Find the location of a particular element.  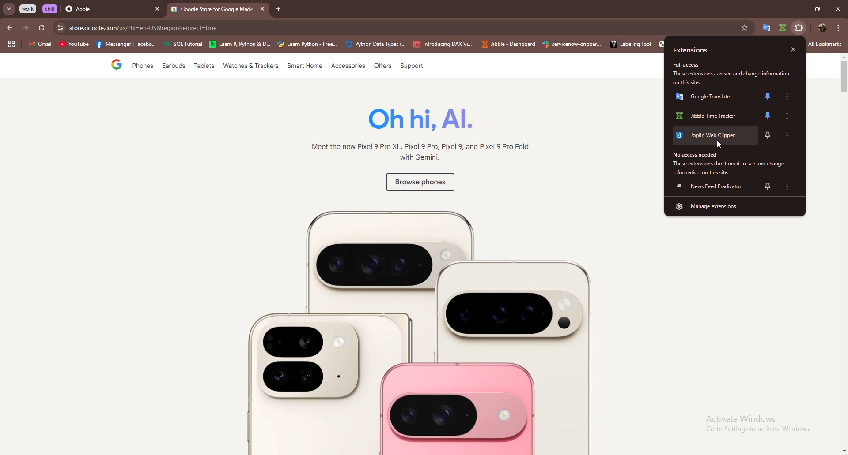

Messenger|Faceb is located at coordinates (127, 45).